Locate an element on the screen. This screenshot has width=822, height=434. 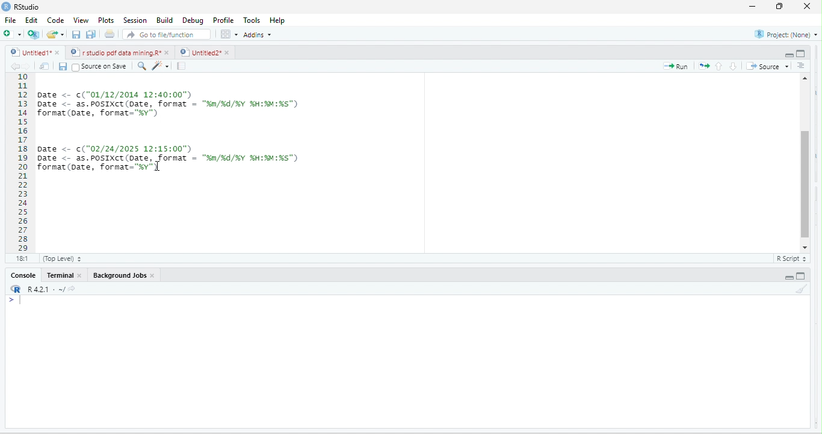
 cursor movement is located at coordinates (153, 168).